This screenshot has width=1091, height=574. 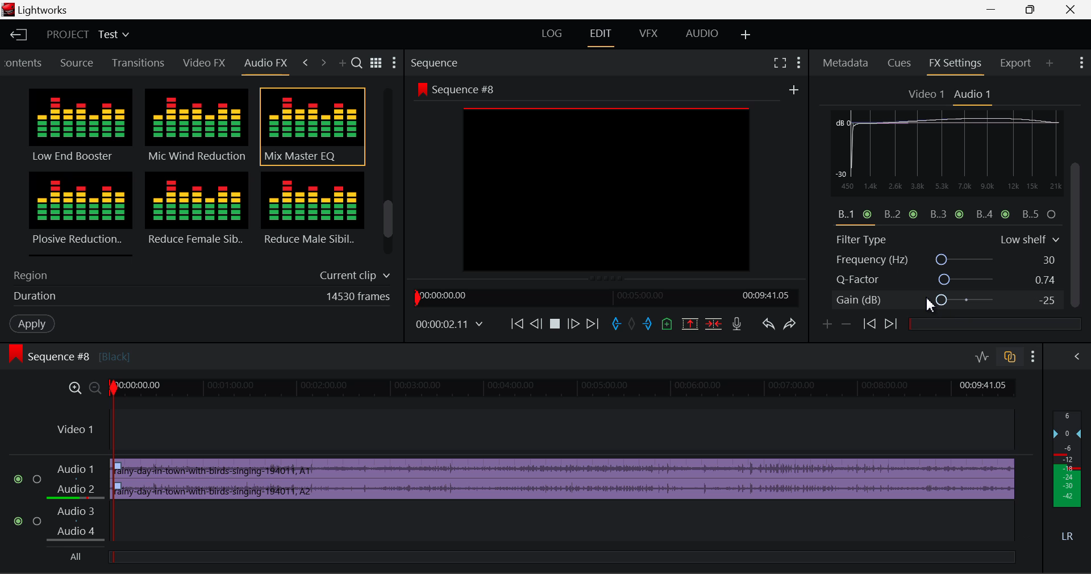 What do you see at coordinates (532, 431) in the screenshot?
I see `Video Layer` at bounding box center [532, 431].